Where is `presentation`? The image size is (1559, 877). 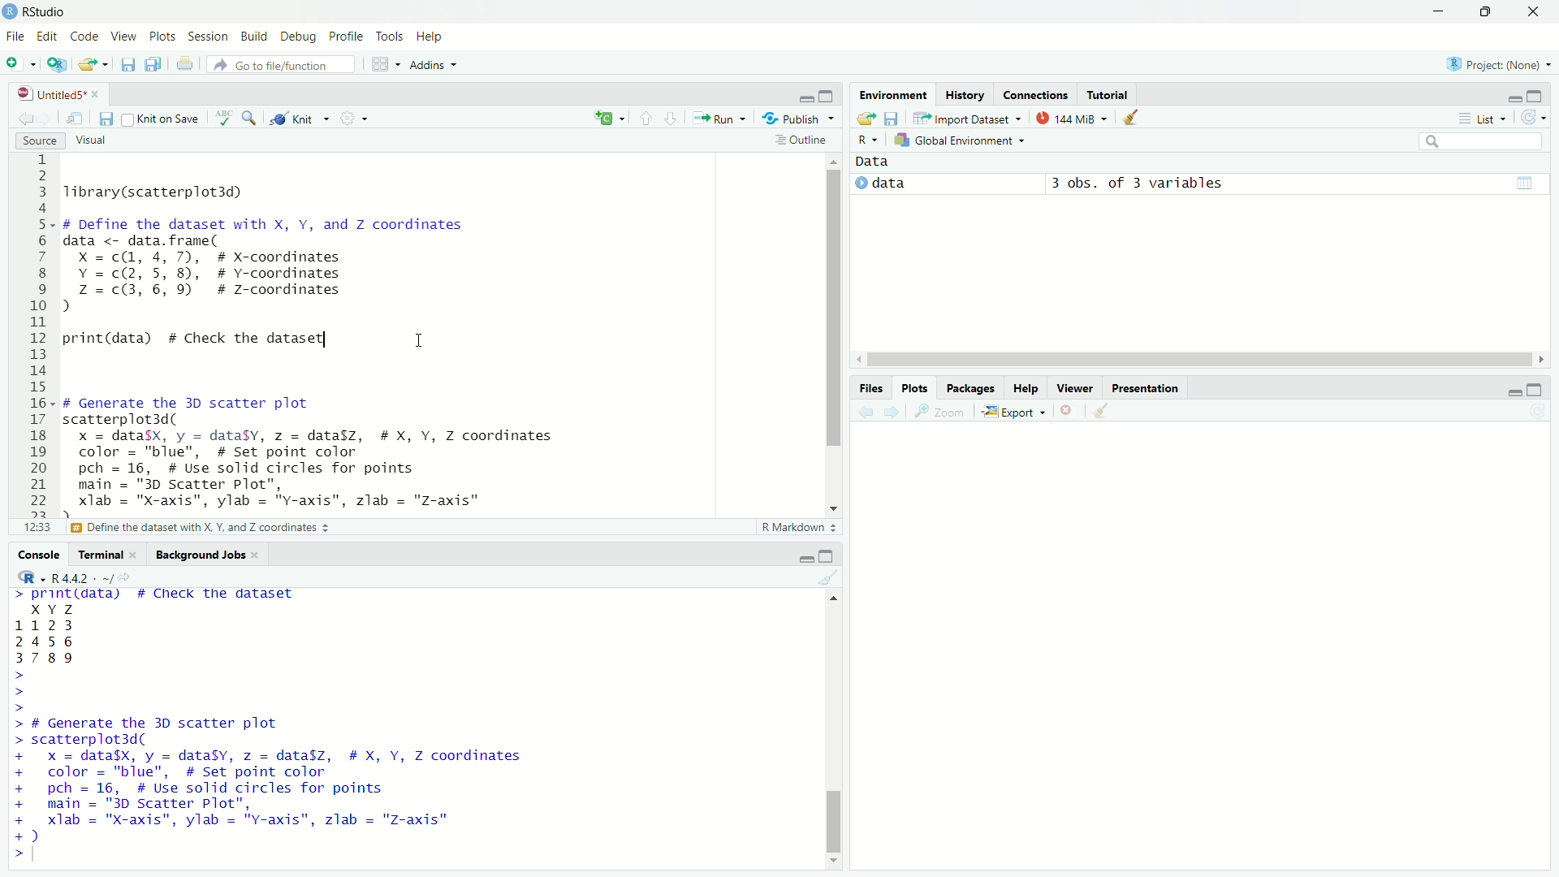
presentation is located at coordinates (1147, 388).